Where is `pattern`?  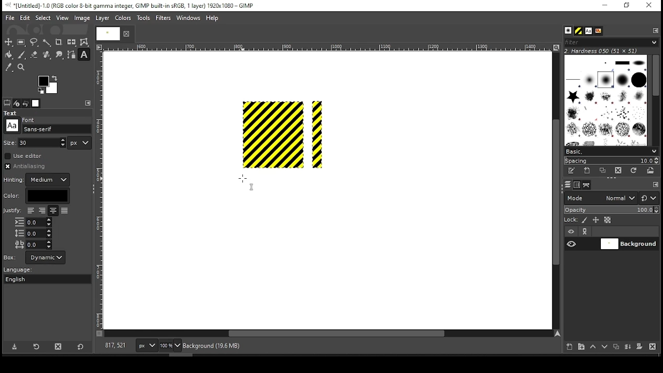
pattern is located at coordinates (579, 31).